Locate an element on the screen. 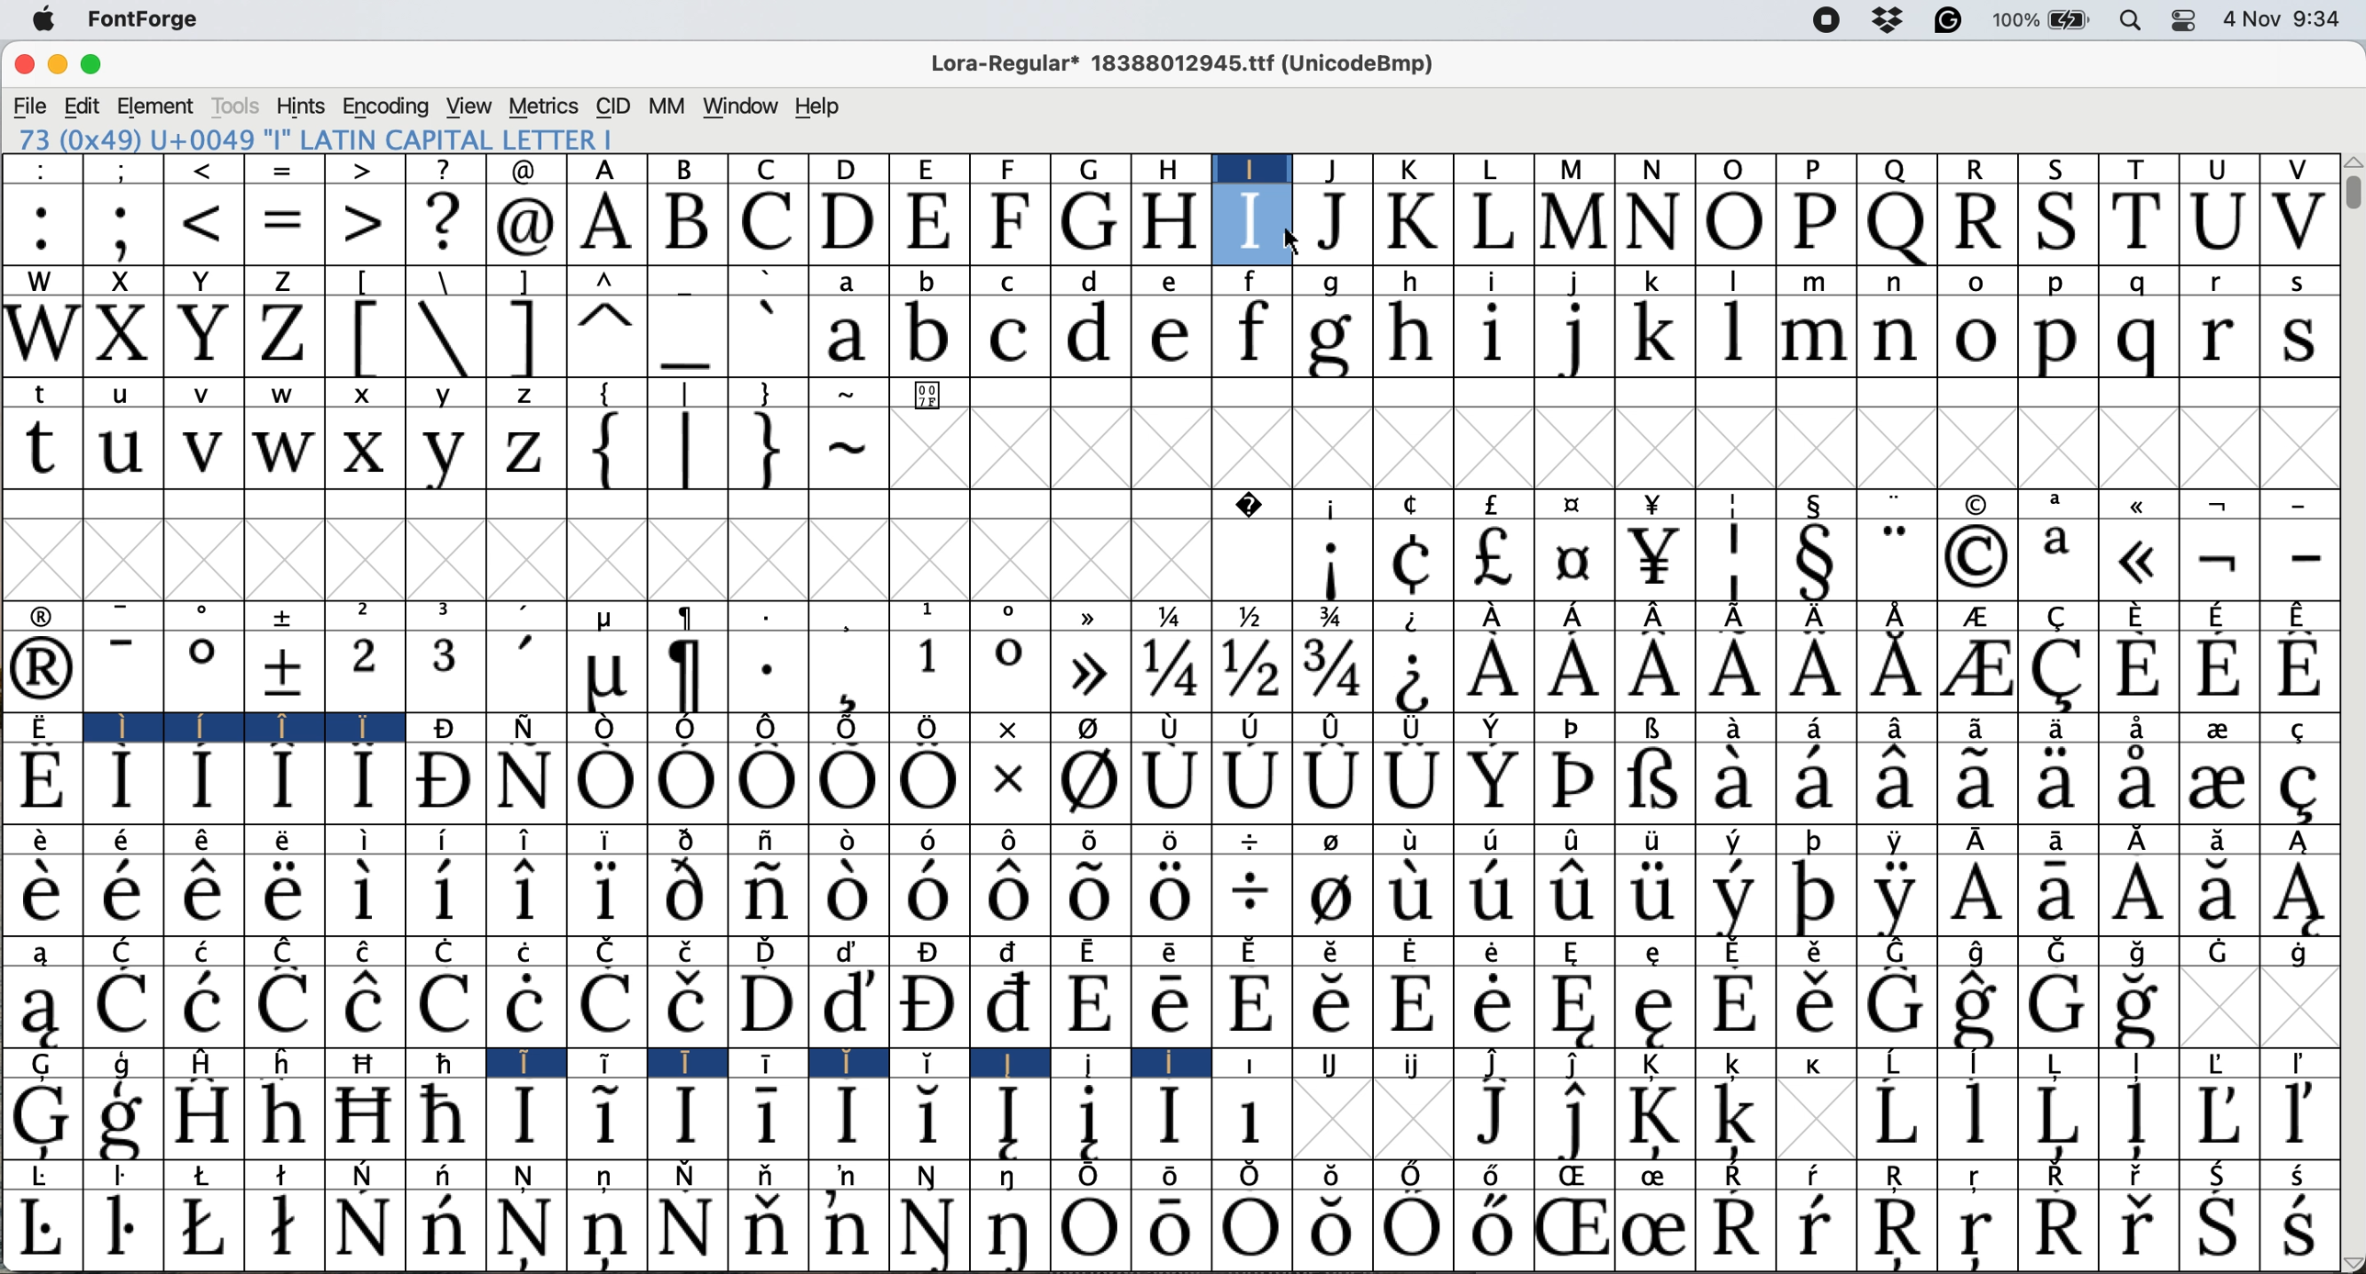 Image resolution: width=2366 pixels, height=1274 pixels. Symbol is located at coordinates (1173, 895).